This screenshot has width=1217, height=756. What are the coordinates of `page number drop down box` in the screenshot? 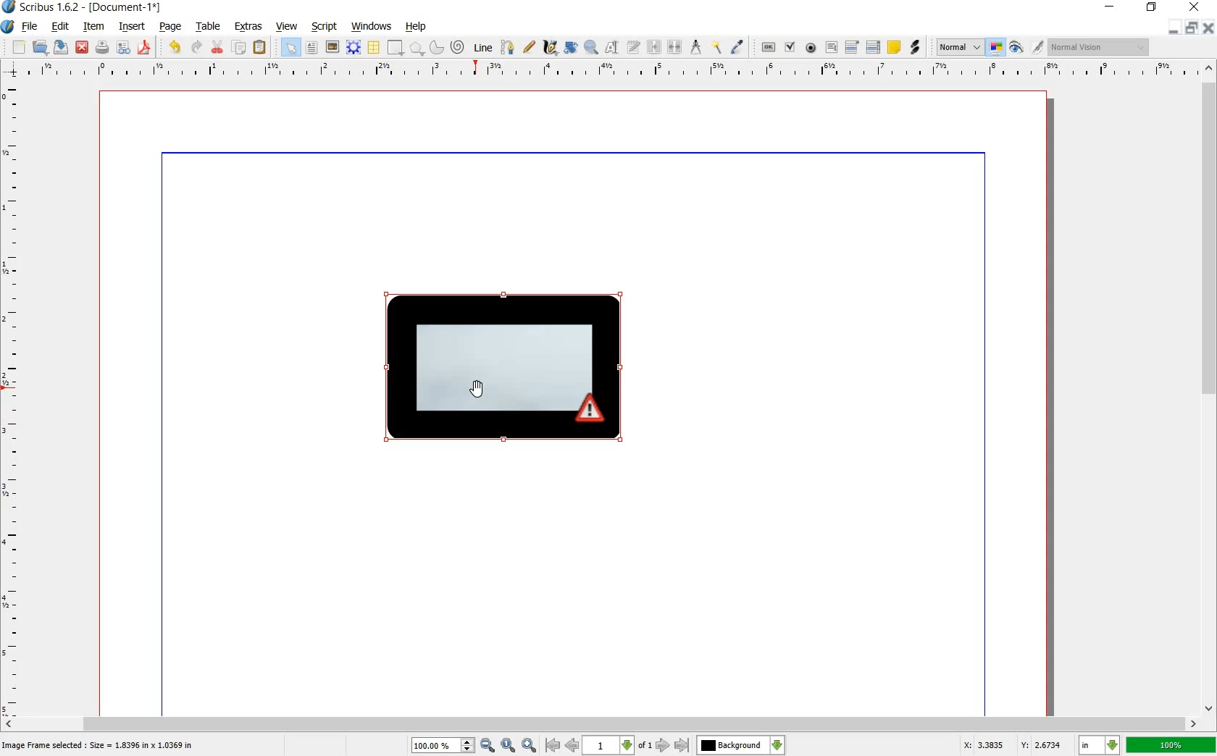 It's located at (616, 744).